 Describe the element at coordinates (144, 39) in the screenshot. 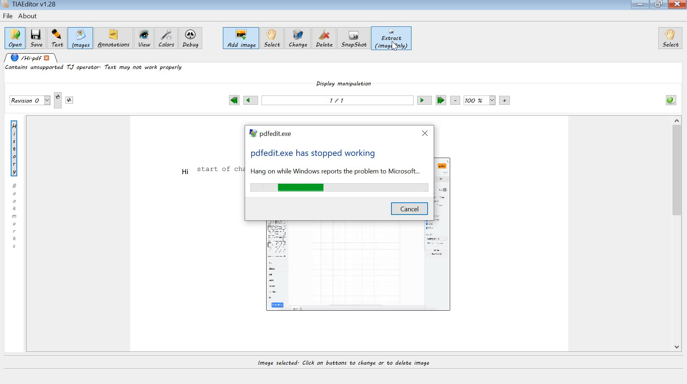

I see `view` at that location.